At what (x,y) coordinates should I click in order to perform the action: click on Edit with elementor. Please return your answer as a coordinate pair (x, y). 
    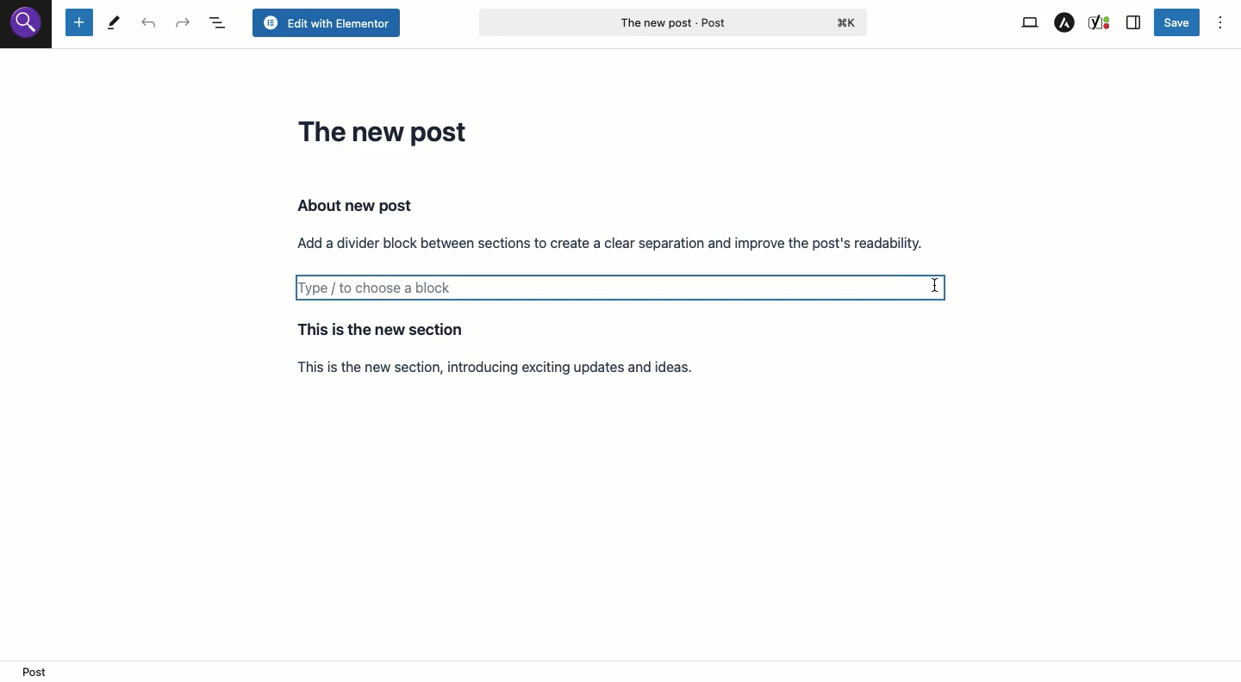
    Looking at the image, I should click on (325, 23).